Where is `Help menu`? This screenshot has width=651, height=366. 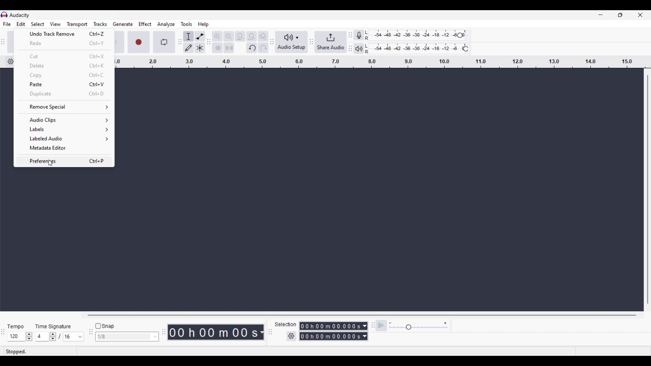 Help menu is located at coordinates (203, 24).